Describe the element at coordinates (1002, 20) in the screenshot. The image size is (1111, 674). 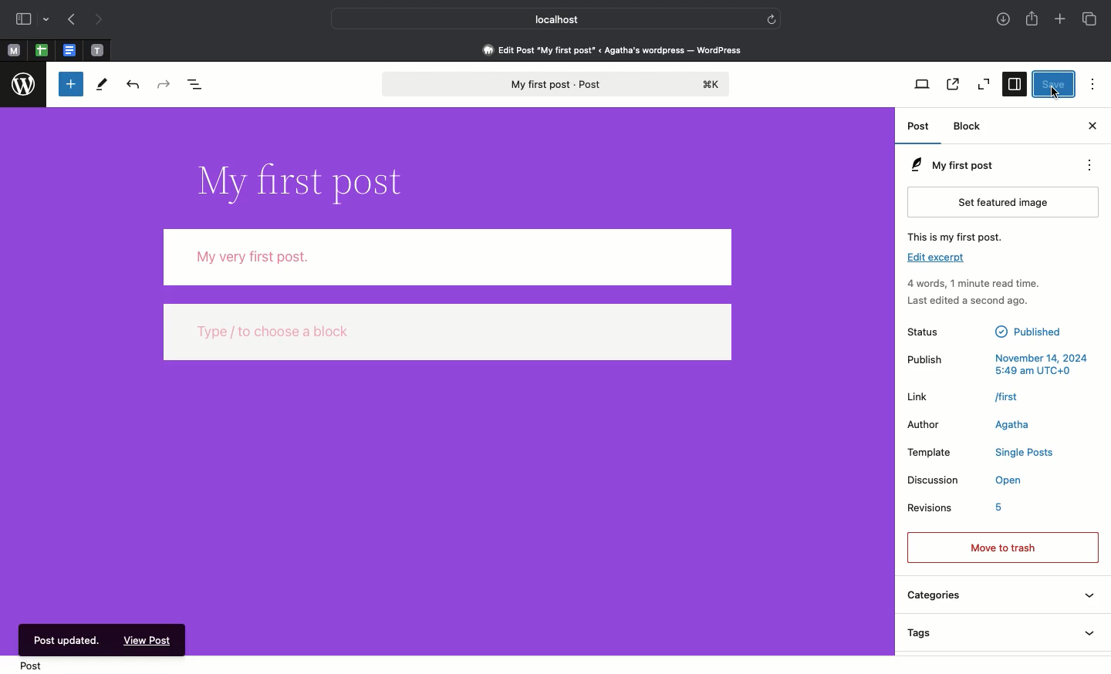
I see `Downloads` at that location.